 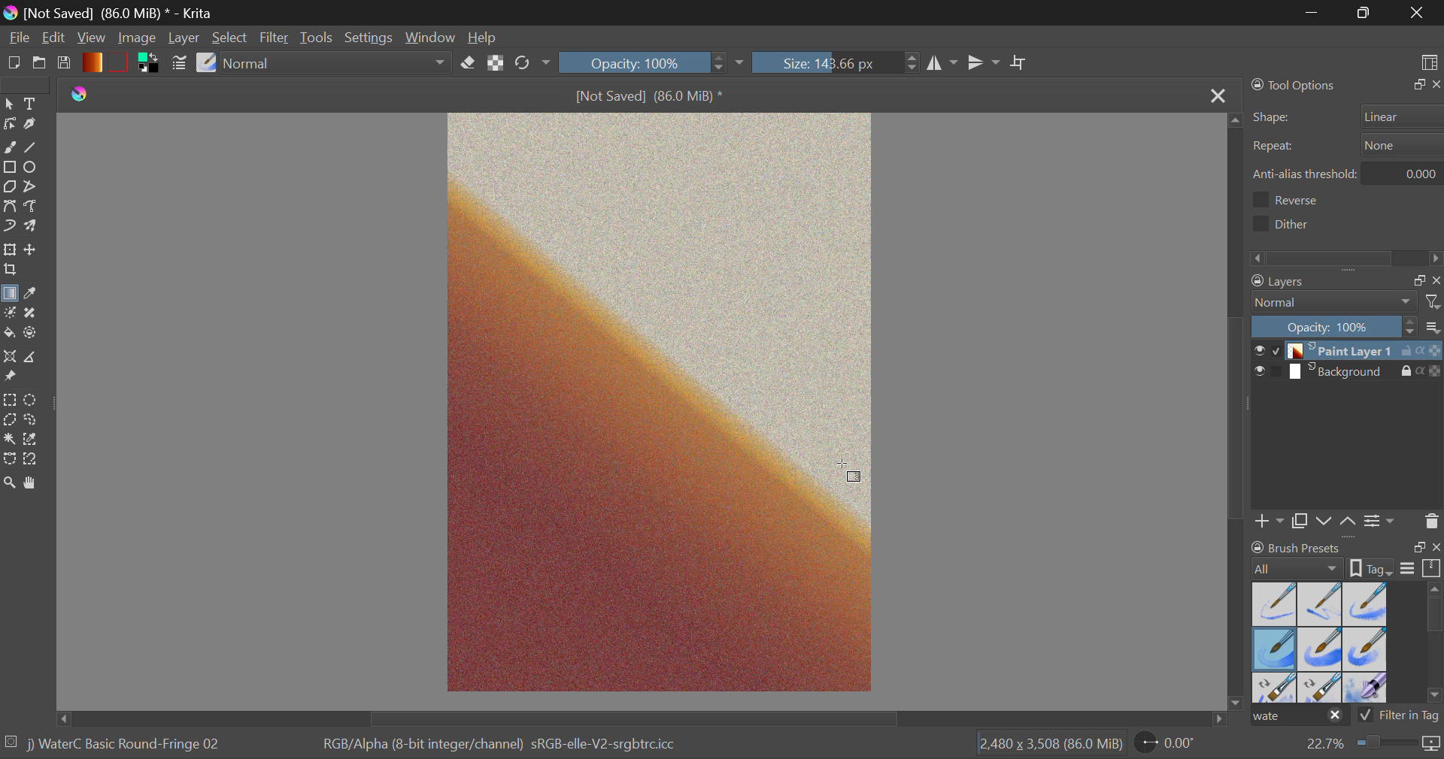 I want to click on anti-alias threshold , so click(x=1408, y=171).